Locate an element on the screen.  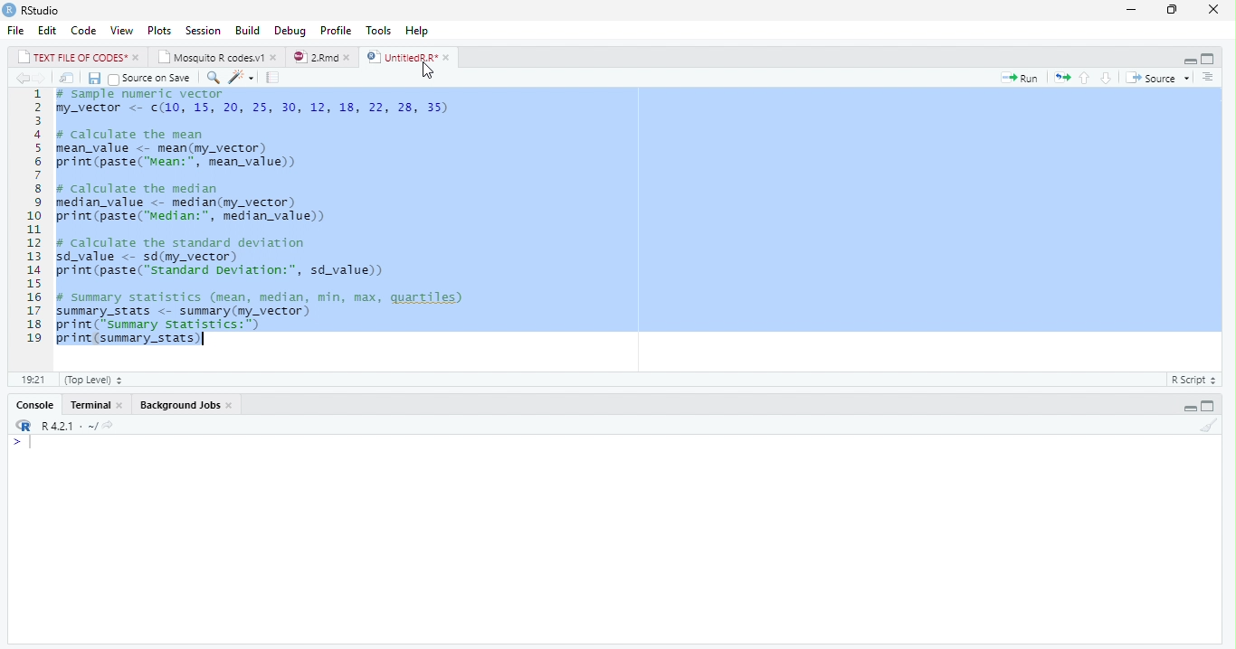
find and replace is located at coordinates (215, 79).